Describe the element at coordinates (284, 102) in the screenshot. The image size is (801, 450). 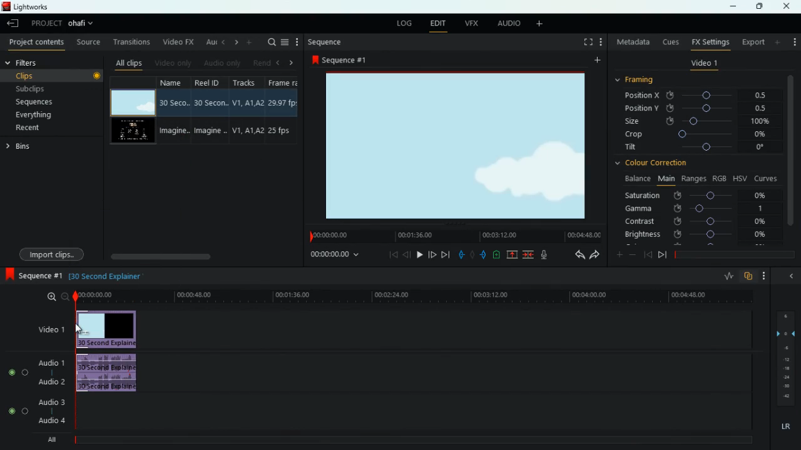
I see `29.97 fbs` at that location.